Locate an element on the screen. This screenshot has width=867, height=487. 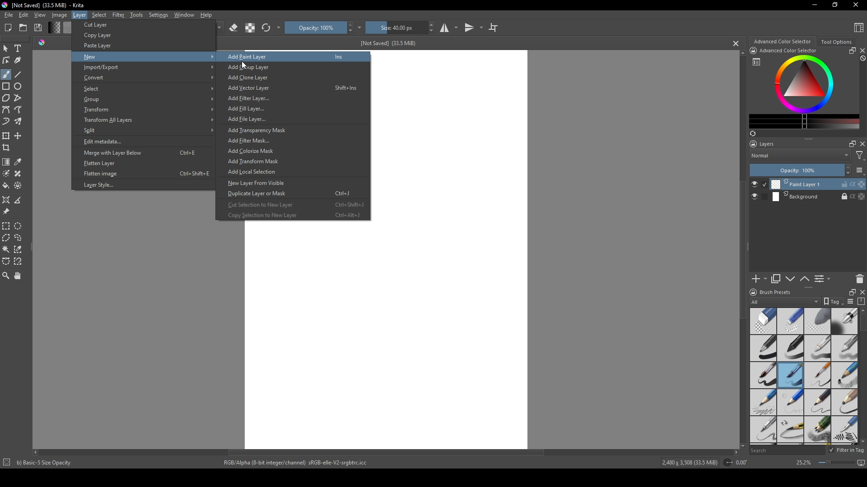
Edit is located at coordinates (23, 15).